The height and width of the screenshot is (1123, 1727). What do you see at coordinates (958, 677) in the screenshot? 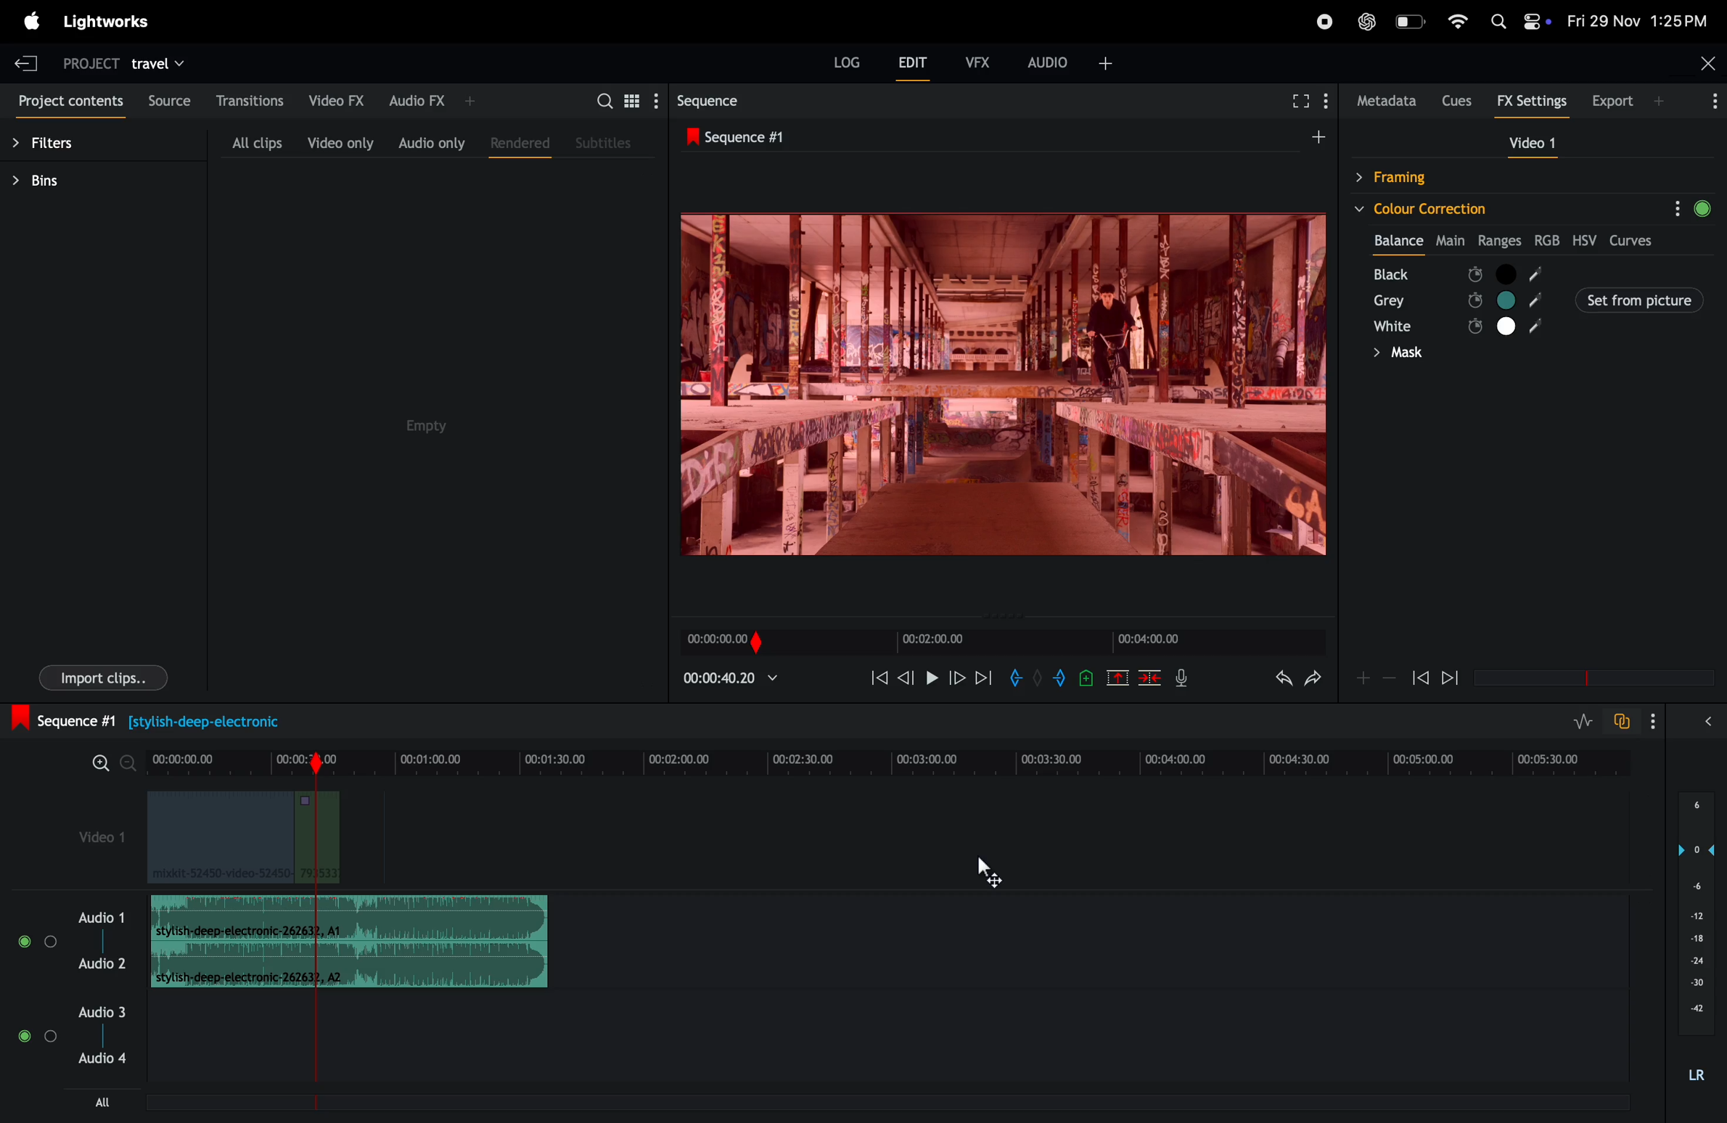
I see `nextframe` at bounding box center [958, 677].